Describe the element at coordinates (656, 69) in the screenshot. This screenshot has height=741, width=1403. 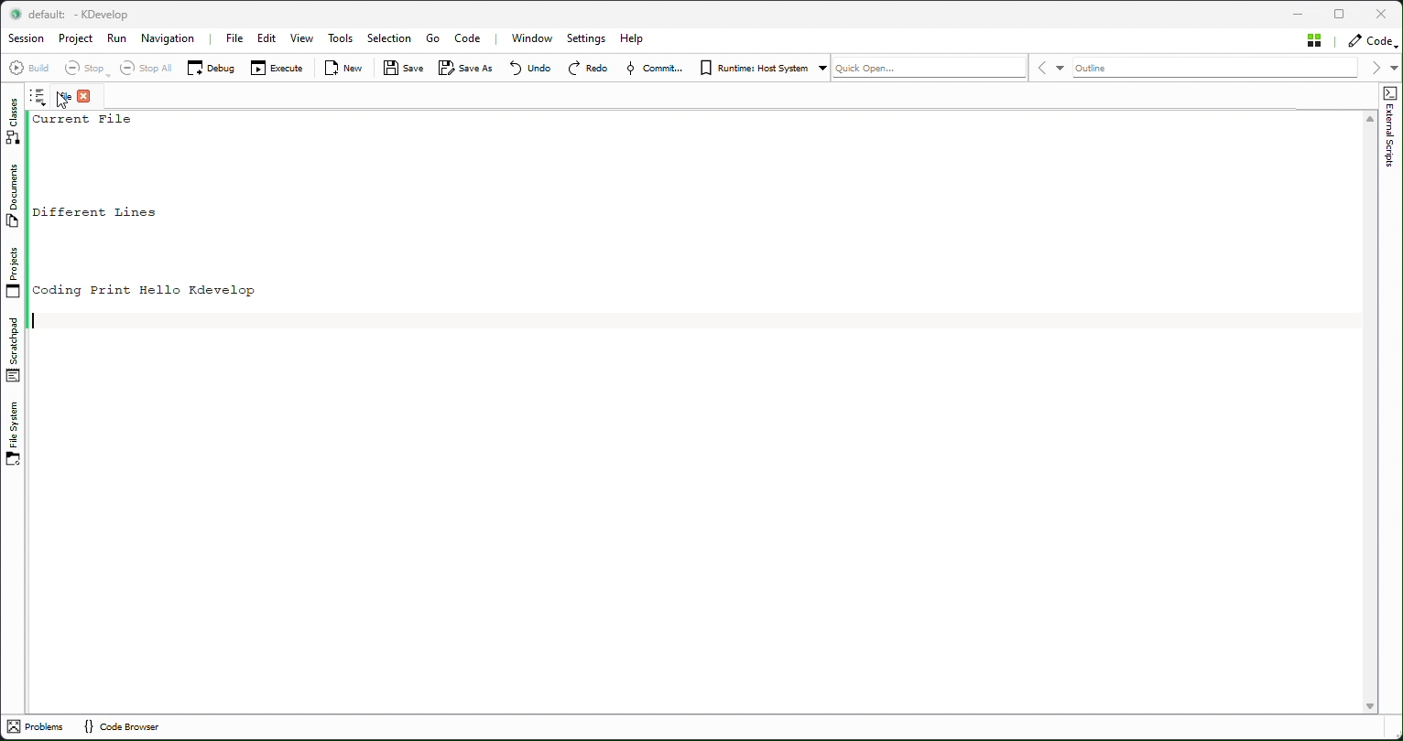
I see `Commit` at that location.